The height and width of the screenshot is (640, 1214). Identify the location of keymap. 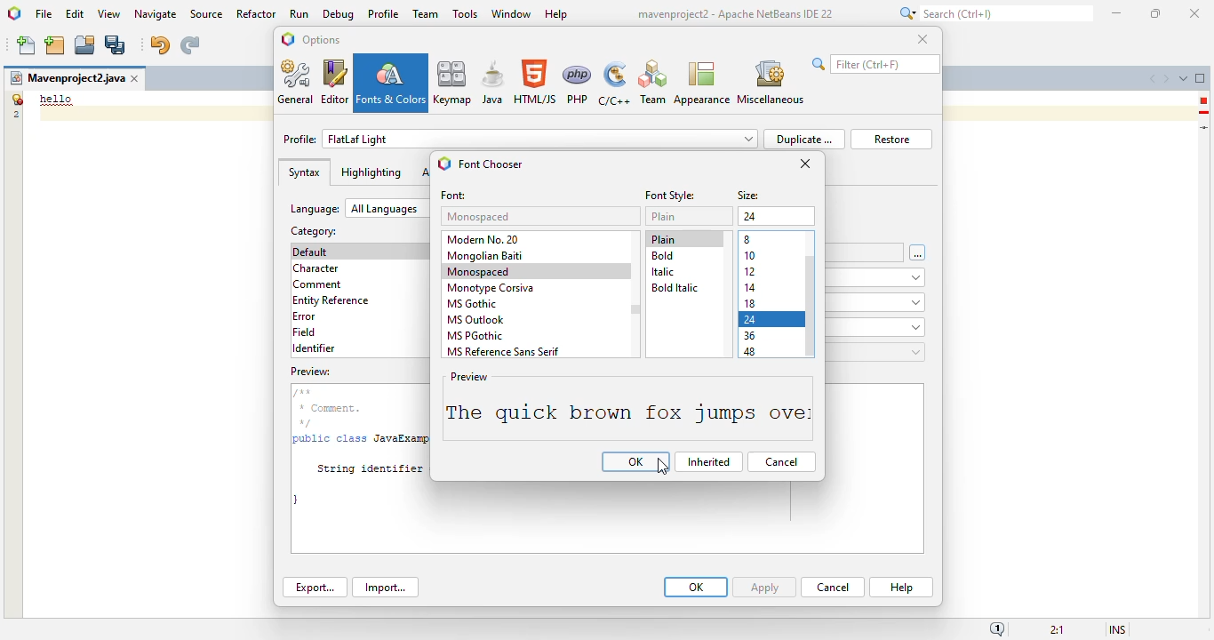
(453, 82).